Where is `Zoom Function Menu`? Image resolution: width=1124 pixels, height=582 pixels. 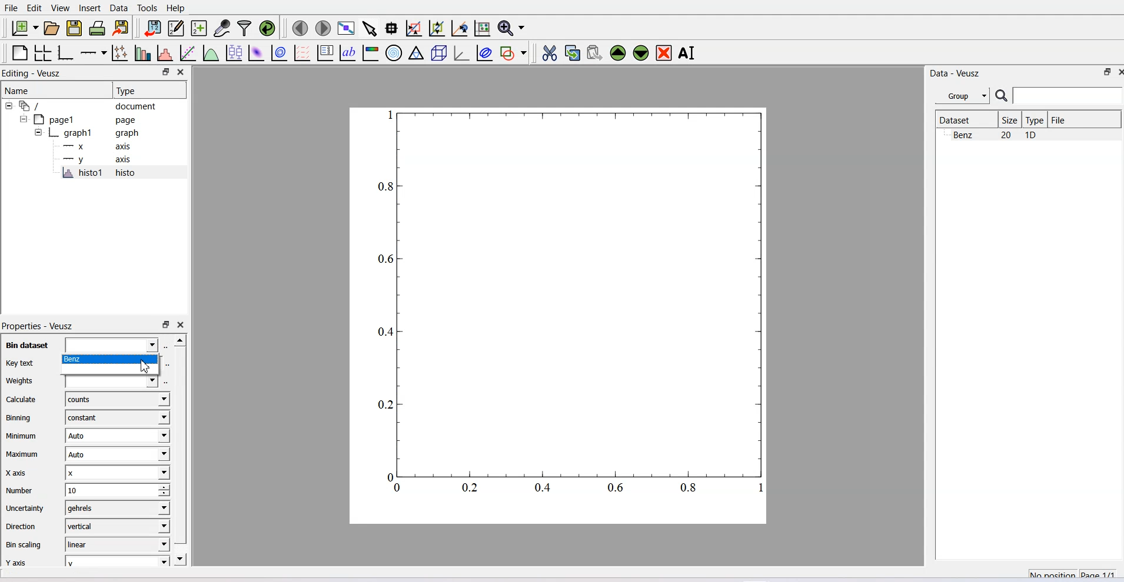
Zoom Function Menu is located at coordinates (513, 28).